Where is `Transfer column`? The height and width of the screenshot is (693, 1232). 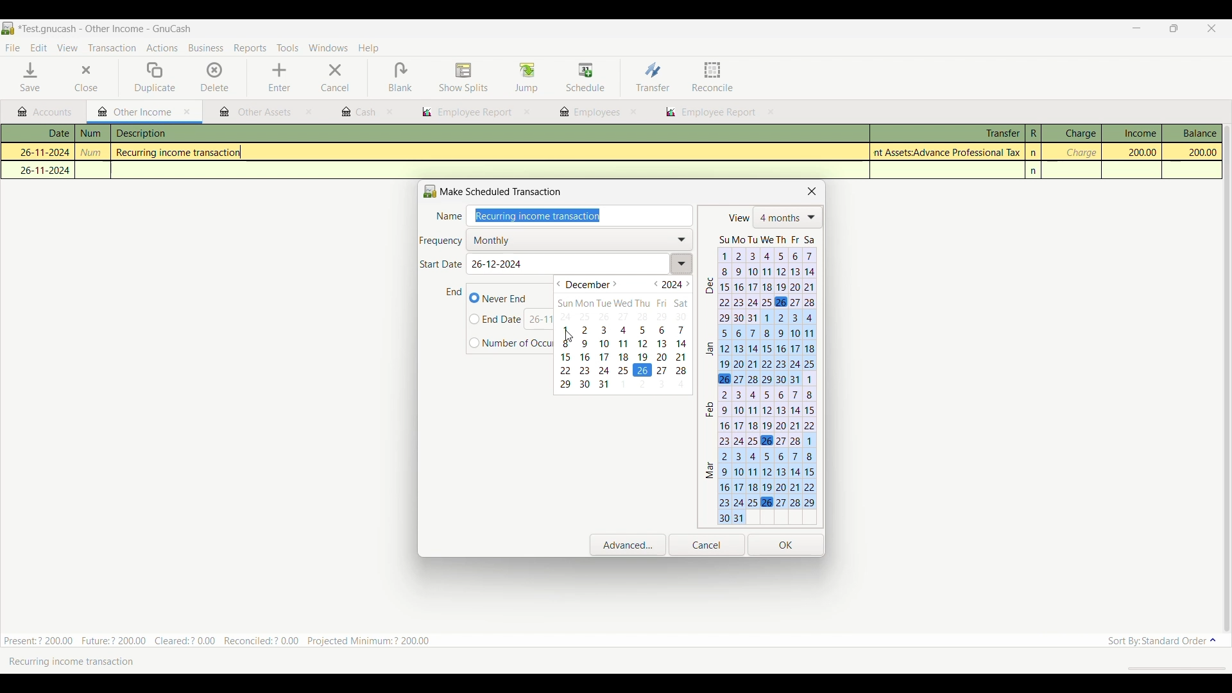 Transfer column is located at coordinates (946, 132).